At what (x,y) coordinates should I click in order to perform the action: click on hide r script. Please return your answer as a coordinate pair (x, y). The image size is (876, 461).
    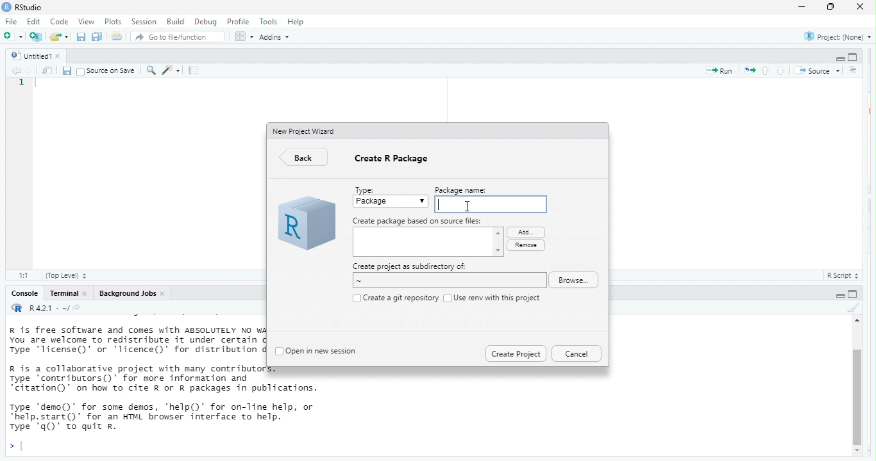
    Looking at the image, I should click on (838, 58).